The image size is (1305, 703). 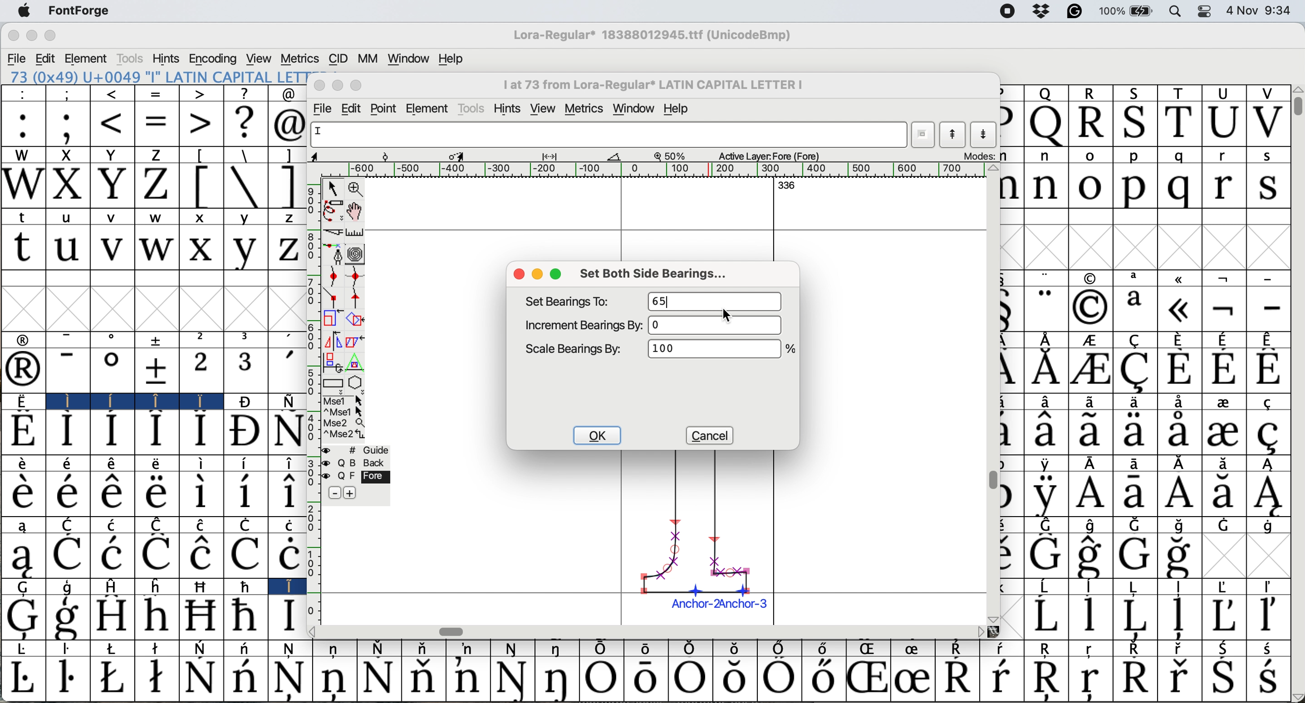 I want to click on modes, so click(x=980, y=157).